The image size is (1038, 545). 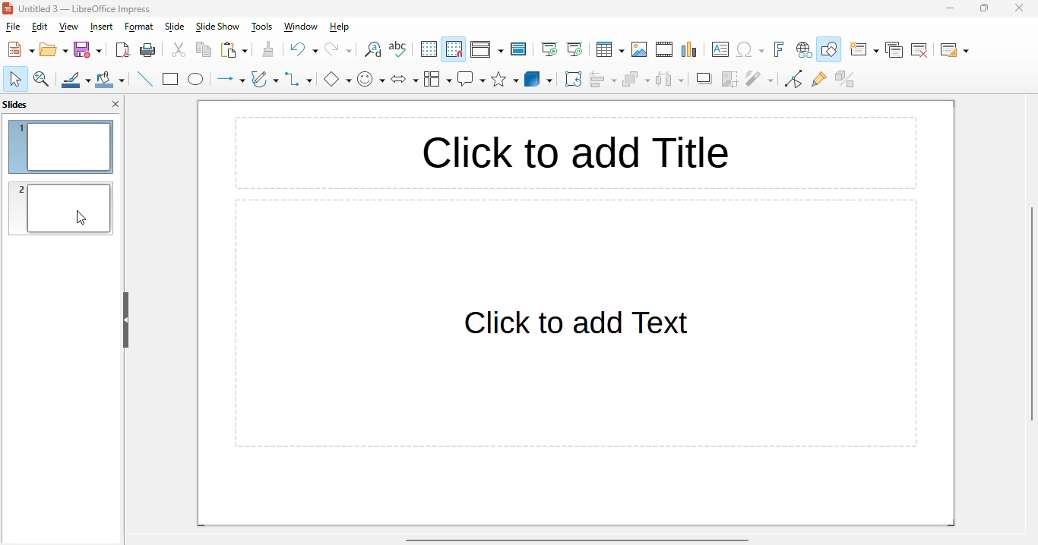 I want to click on select, so click(x=15, y=78).